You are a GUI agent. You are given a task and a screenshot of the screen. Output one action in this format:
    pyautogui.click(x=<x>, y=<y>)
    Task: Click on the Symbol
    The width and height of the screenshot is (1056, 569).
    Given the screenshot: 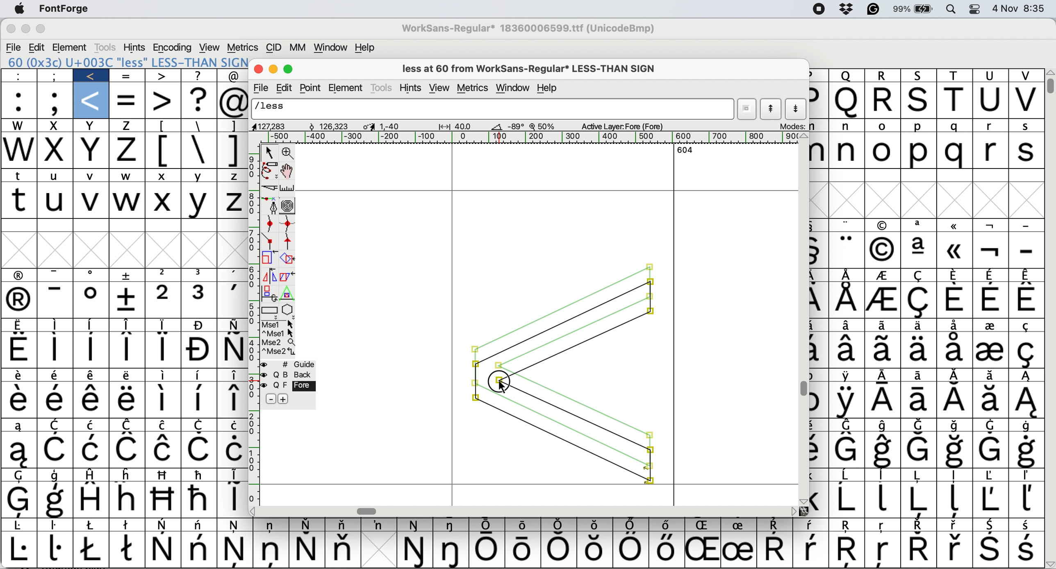 What is the action you would take?
    pyautogui.click(x=885, y=224)
    